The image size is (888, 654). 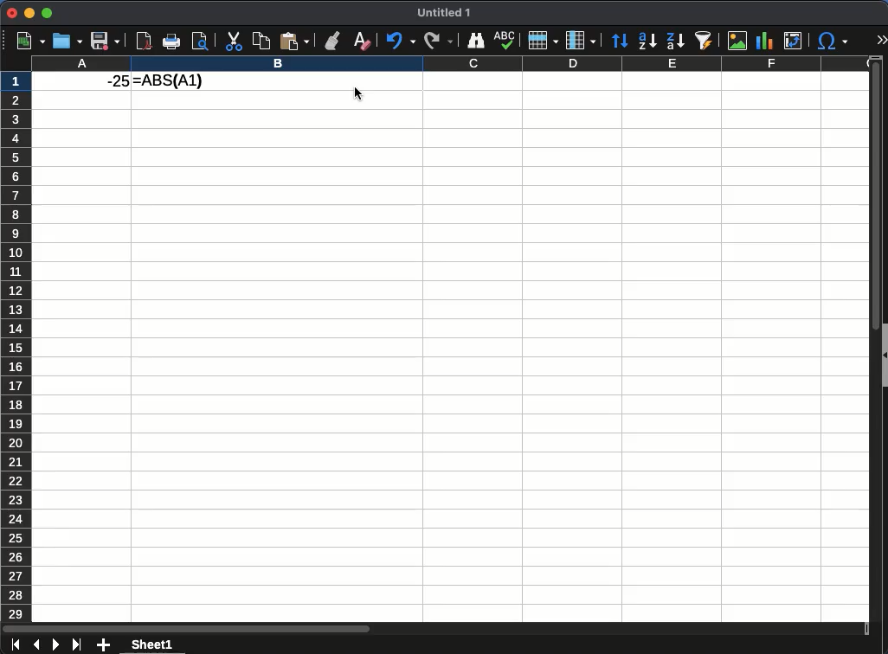 What do you see at coordinates (443, 13) in the screenshot?
I see `untitled 1` at bounding box center [443, 13].